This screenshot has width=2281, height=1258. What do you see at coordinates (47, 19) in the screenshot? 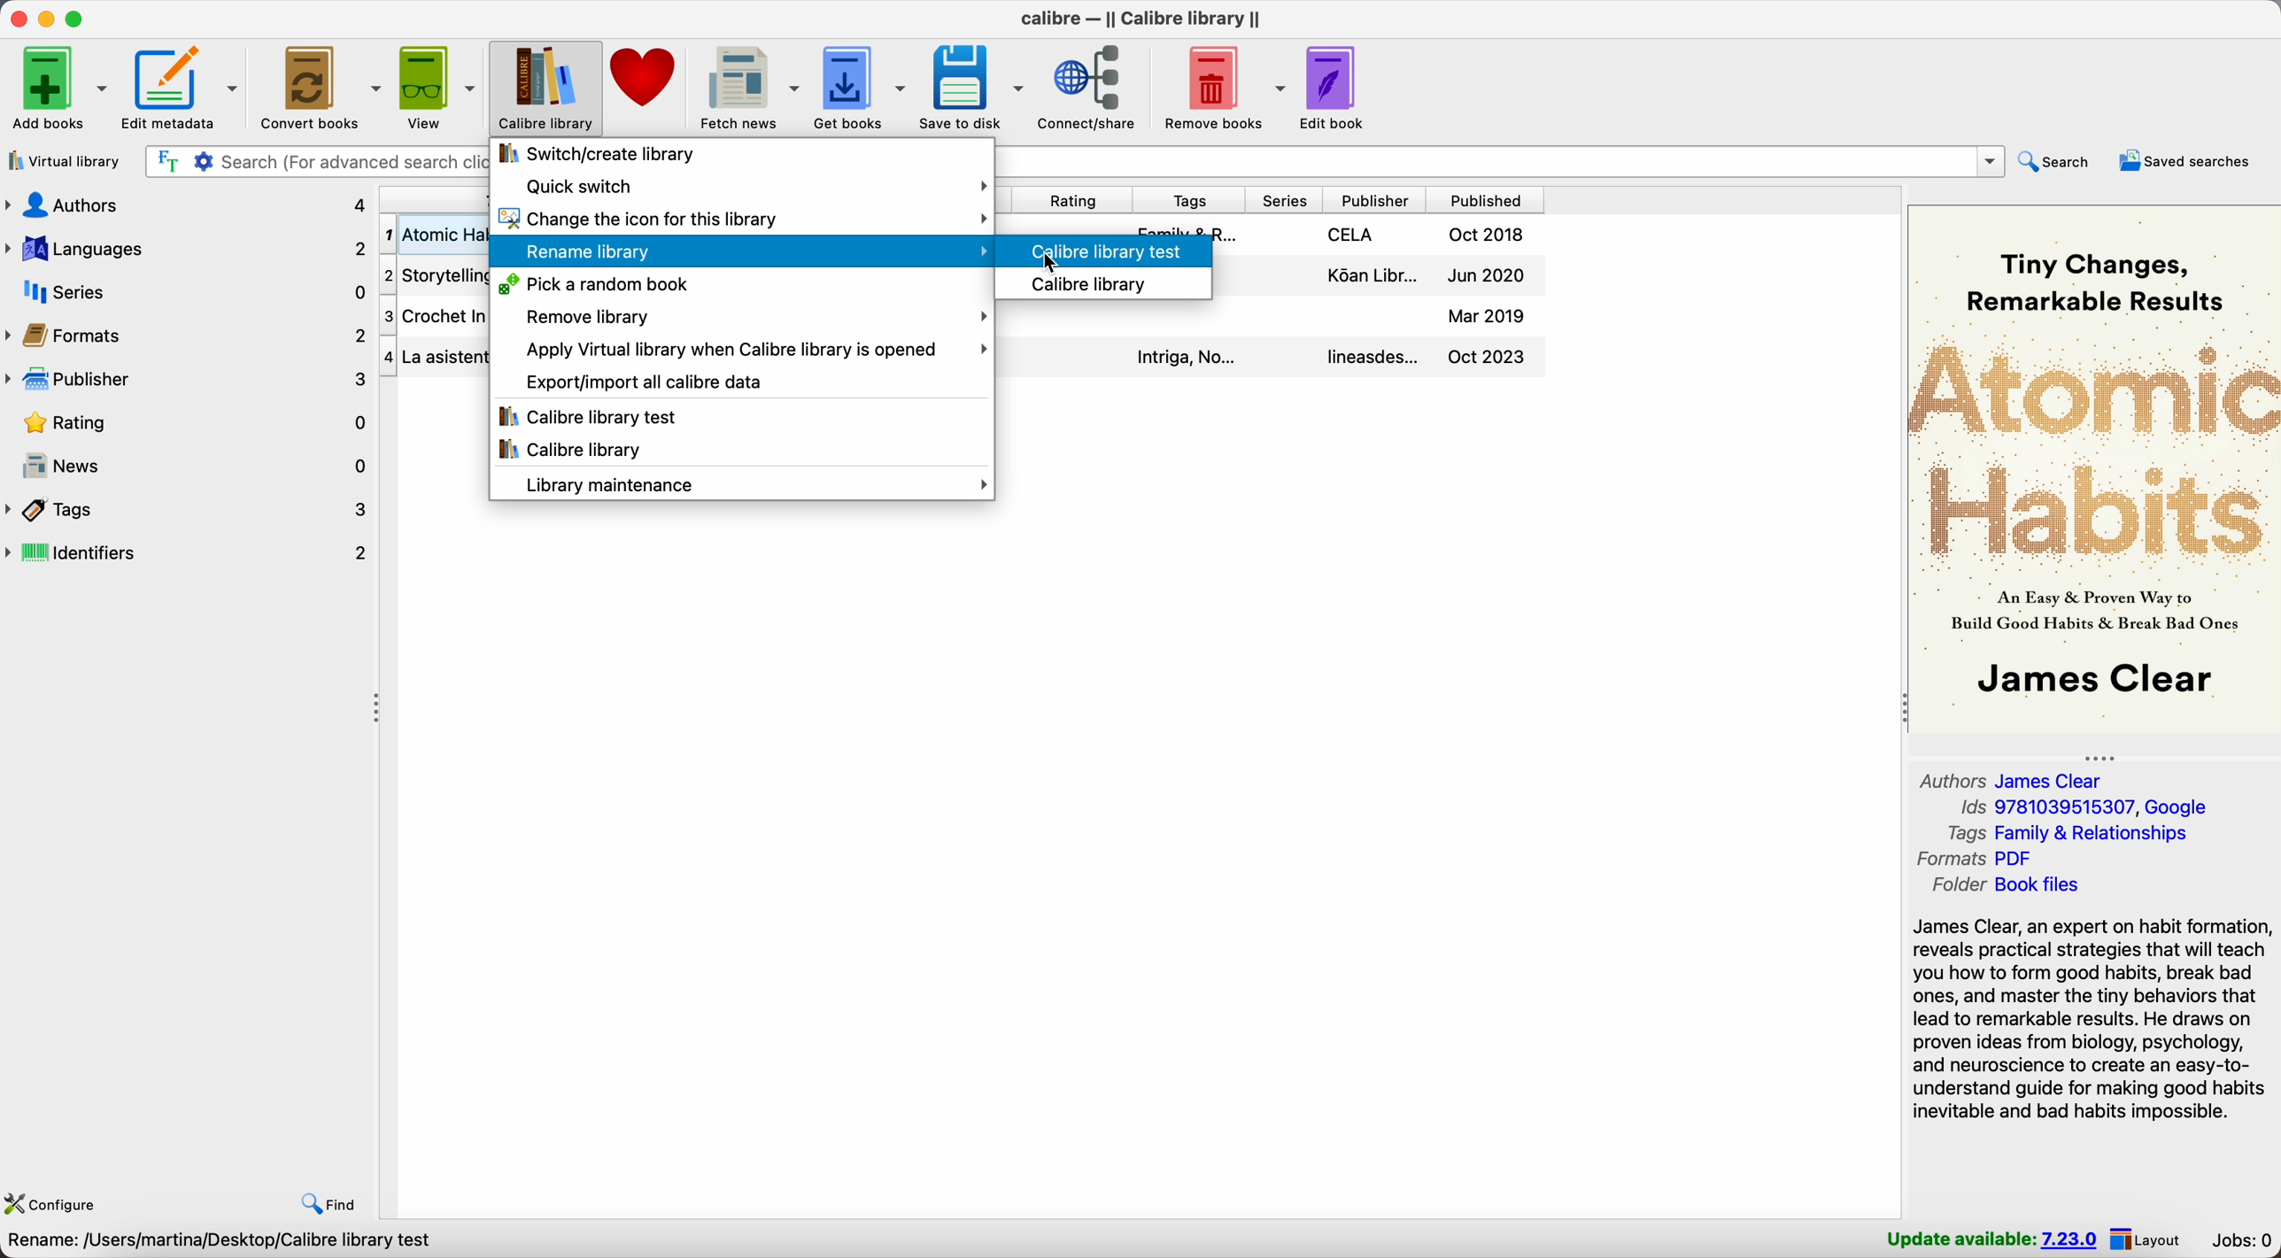
I see `minimize Calibre` at bounding box center [47, 19].